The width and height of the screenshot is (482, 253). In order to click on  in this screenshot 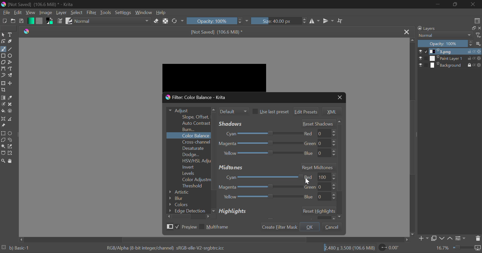, I will do `click(339, 169)`.